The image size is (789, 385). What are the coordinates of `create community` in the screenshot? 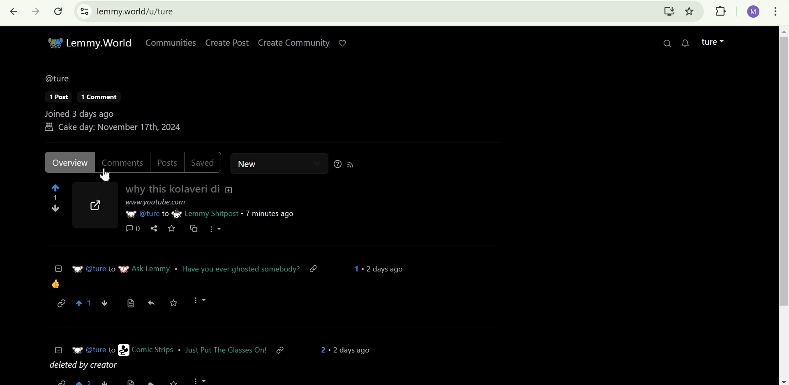 It's located at (294, 43).